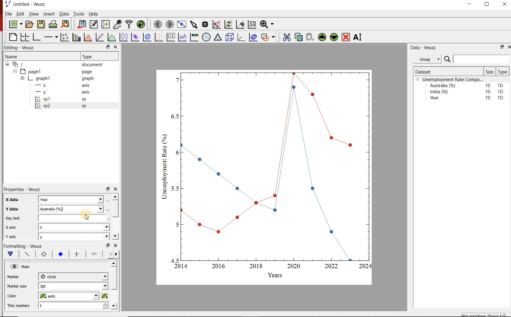 The height and width of the screenshot is (317, 511). Describe the element at coordinates (66, 24) in the screenshot. I see `export document` at that location.